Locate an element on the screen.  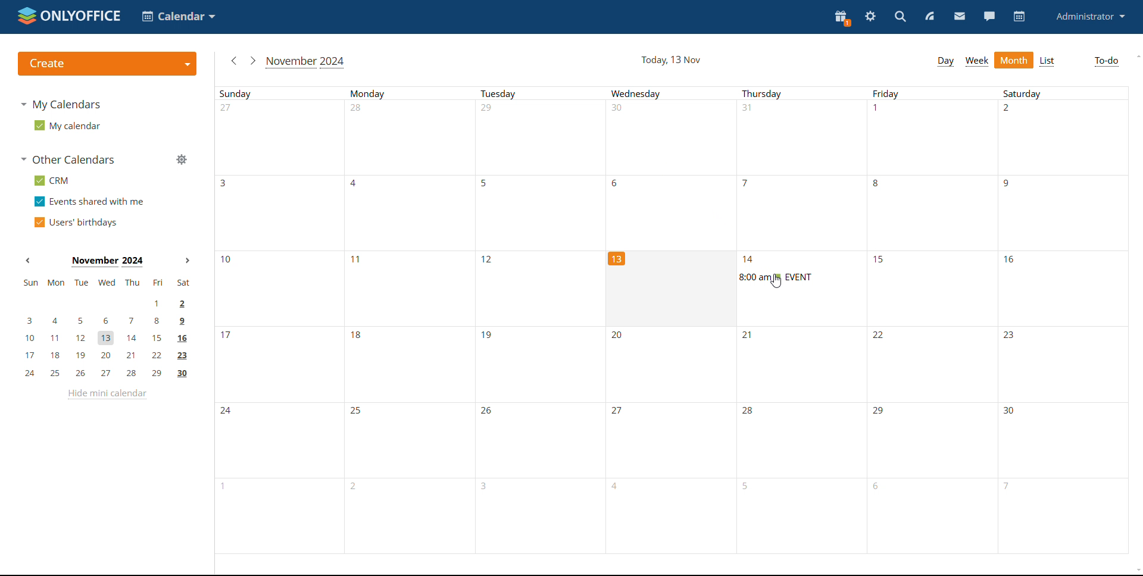
previous month is located at coordinates (30, 261).